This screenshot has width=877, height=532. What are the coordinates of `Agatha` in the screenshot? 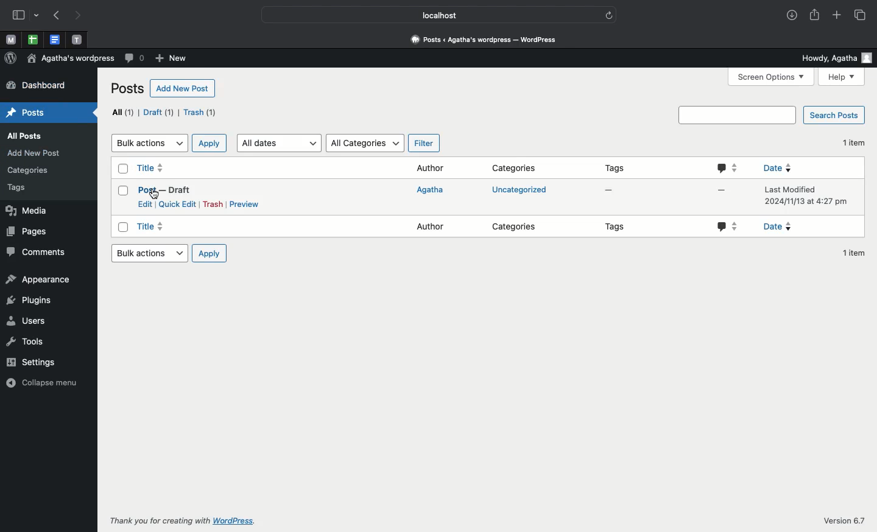 It's located at (439, 192).